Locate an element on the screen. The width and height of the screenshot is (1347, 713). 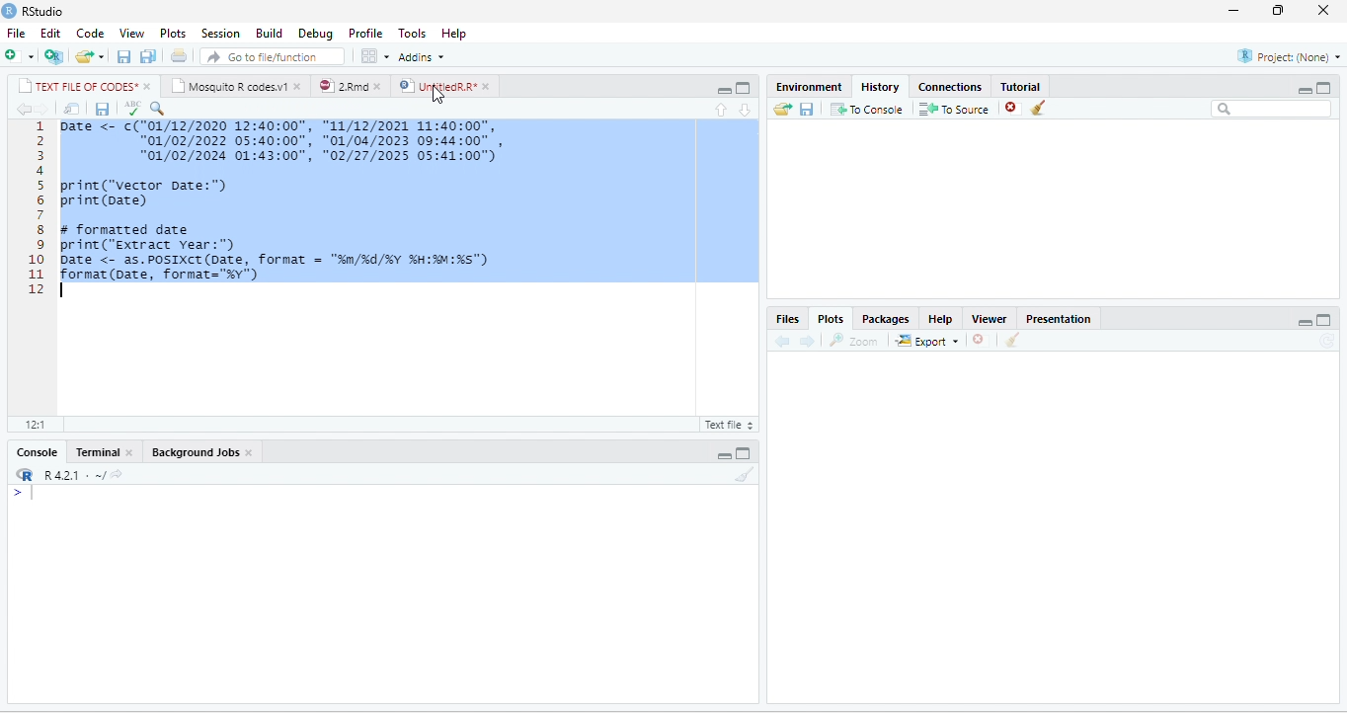
1 Date <- c( "01/12/2020 12:40:00" , "11/12/2021 11:40:00" , “01/02/2022 05:40:00", "01/04/2023 09:44:00" , "01/02/2024 01:43:00", "02/27/2025 05:41:00") is located at coordinates (286, 141).